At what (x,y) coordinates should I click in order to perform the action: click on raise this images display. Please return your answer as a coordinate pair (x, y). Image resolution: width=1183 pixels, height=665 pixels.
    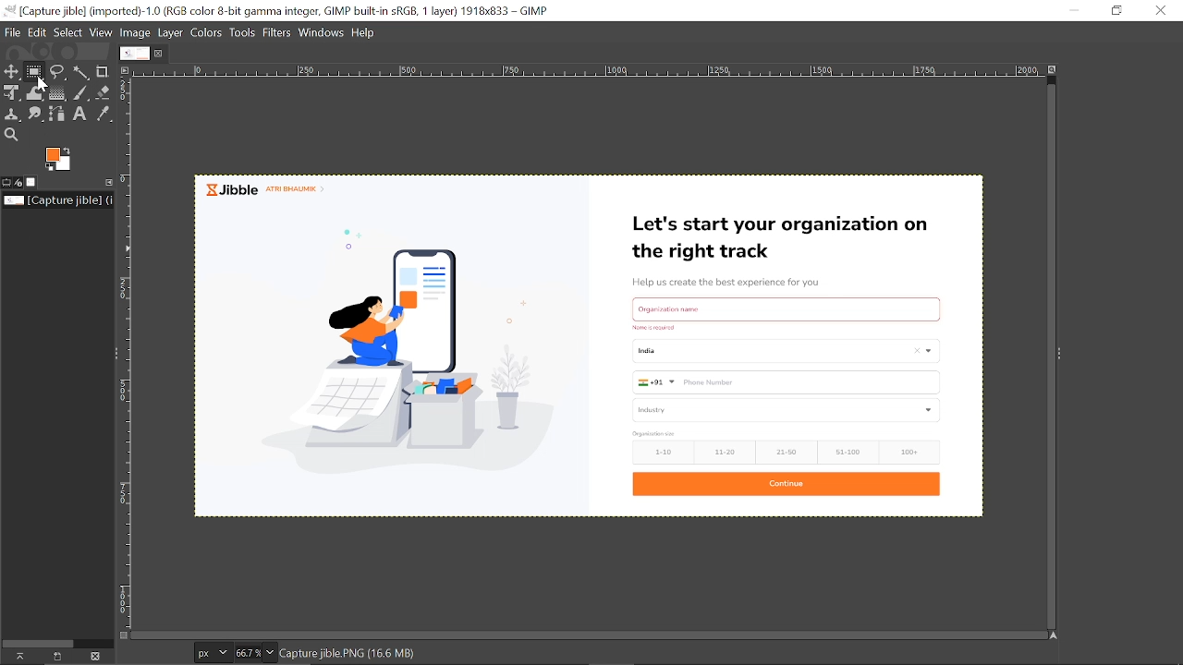
    Looking at the image, I should click on (17, 657).